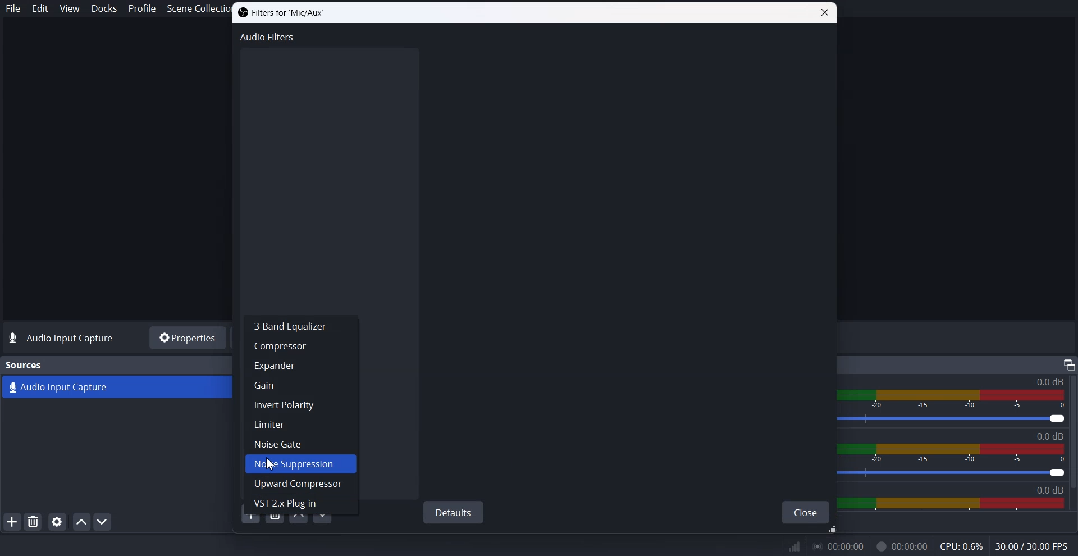 Image resolution: width=1078 pixels, height=556 pixels. What do you see at coordinates (13, 8) in the screenshot?
I see `File` at bounding box center [13, 8].